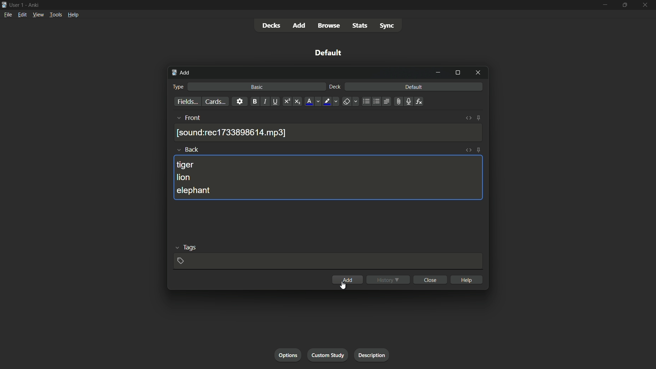  What do you see at coordinates (327, 355) in the screenshot?
I see `custom study` at bounding box center [327, 355].